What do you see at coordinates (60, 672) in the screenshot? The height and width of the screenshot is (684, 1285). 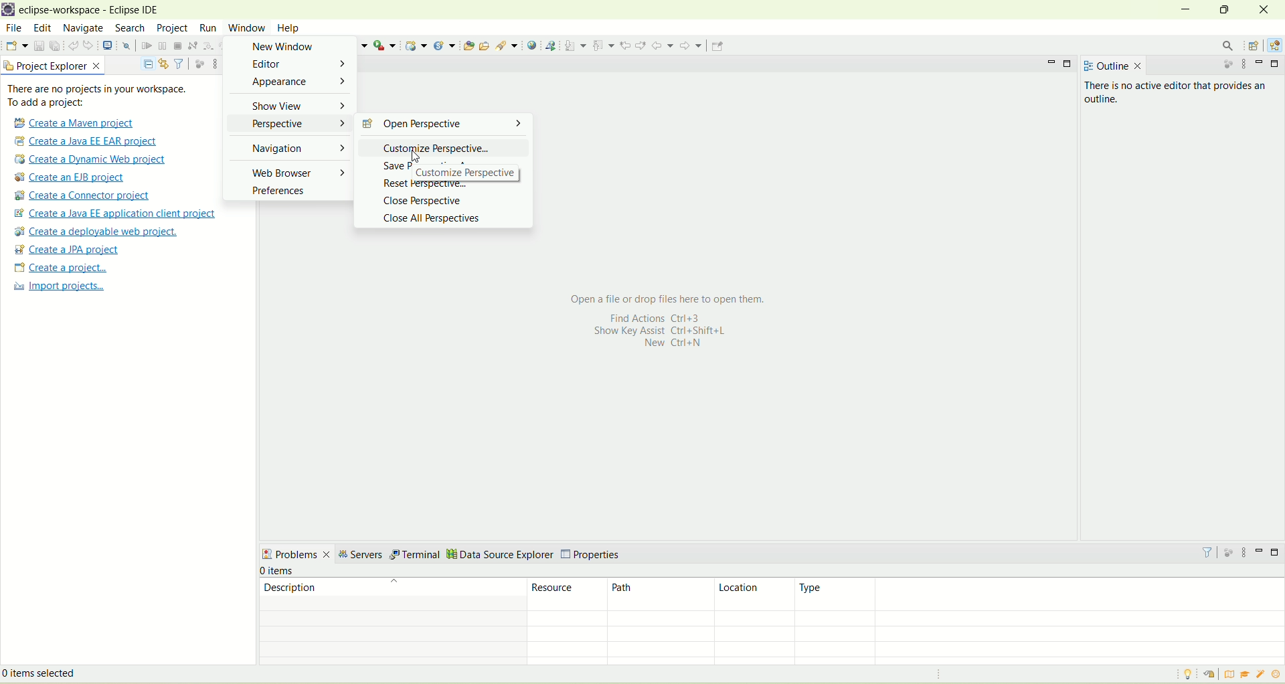 I see `items selected` at bounding box center [60, 672].